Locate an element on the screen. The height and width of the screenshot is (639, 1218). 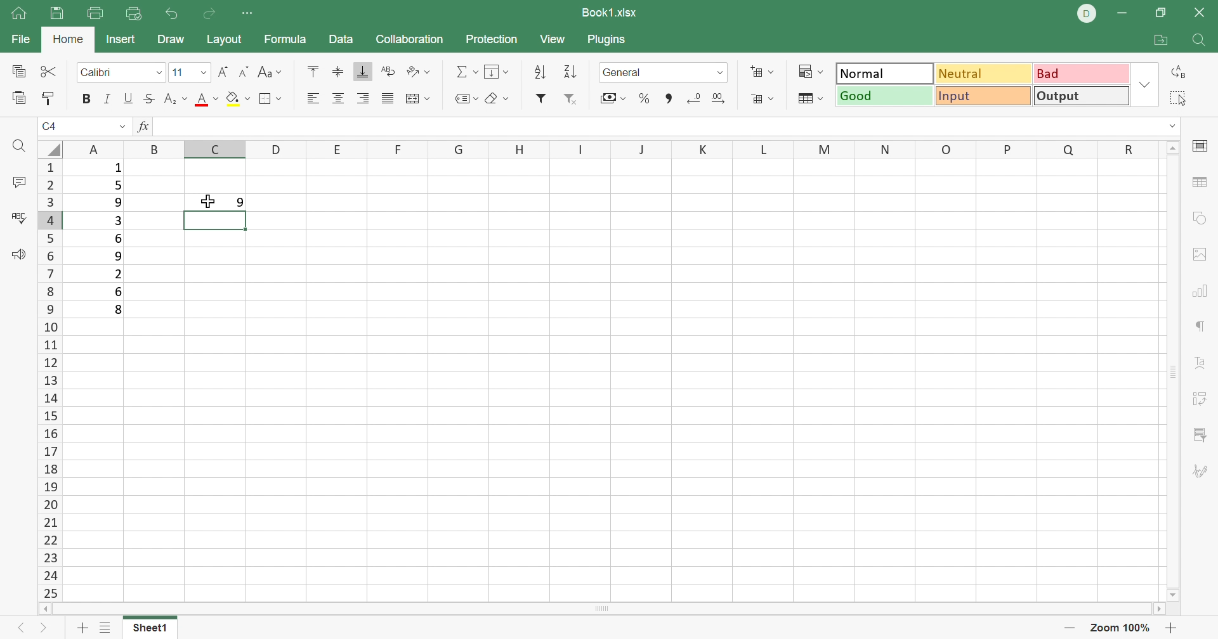
Comma style is located at coordinates (671, 98).